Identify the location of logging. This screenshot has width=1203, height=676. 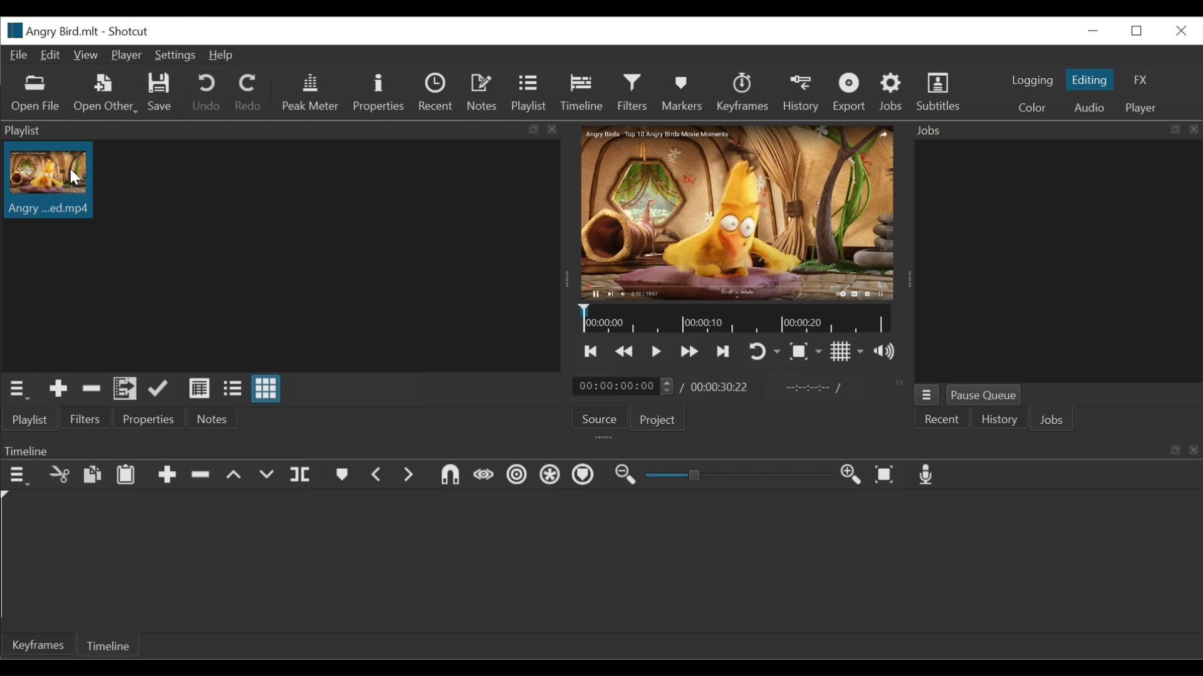
(1031, 82).